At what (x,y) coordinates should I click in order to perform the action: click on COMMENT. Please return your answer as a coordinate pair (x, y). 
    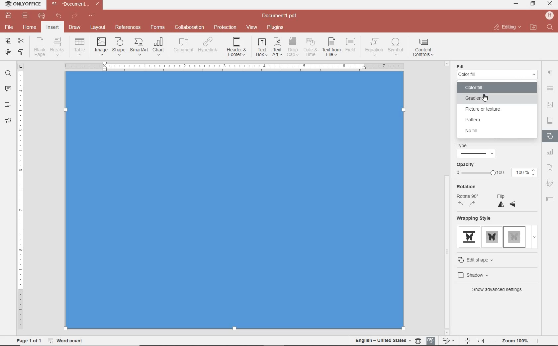
    Looking at the image, I should click on (184, 45).